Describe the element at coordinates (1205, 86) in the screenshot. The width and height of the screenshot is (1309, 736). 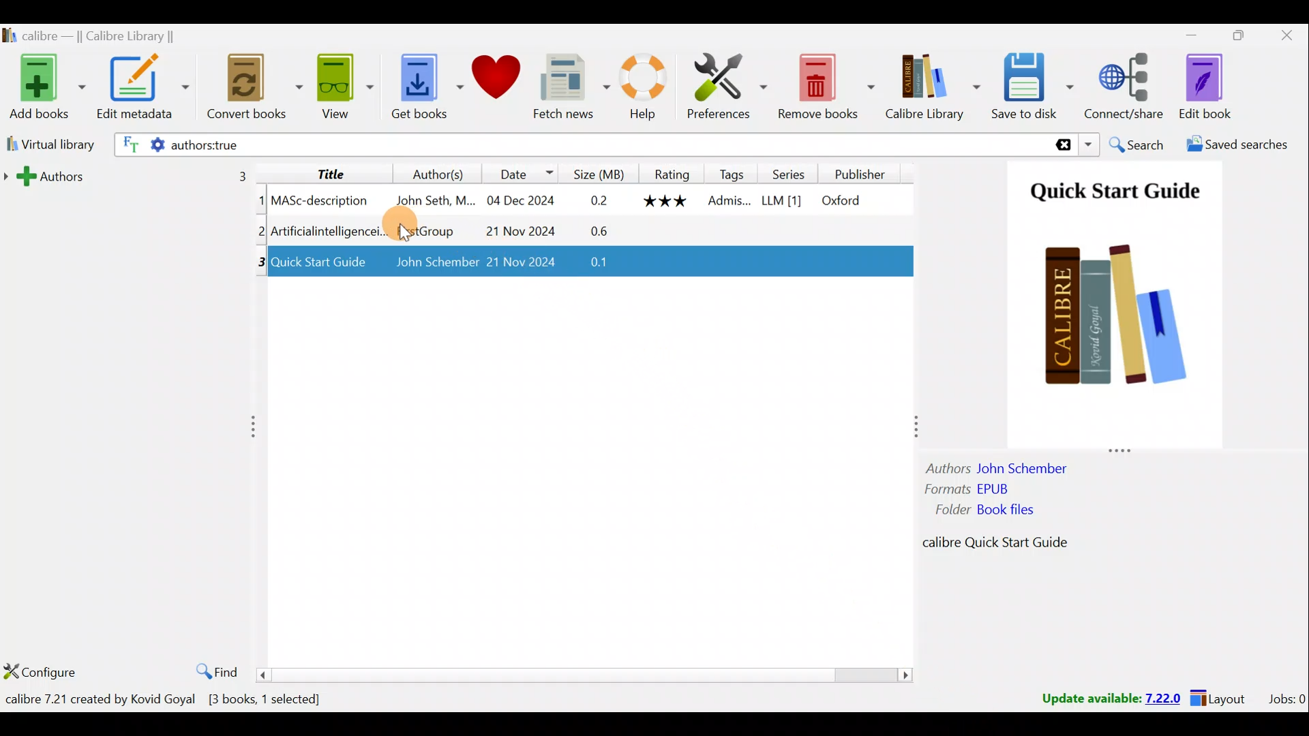
I see `Edit book` at that location.